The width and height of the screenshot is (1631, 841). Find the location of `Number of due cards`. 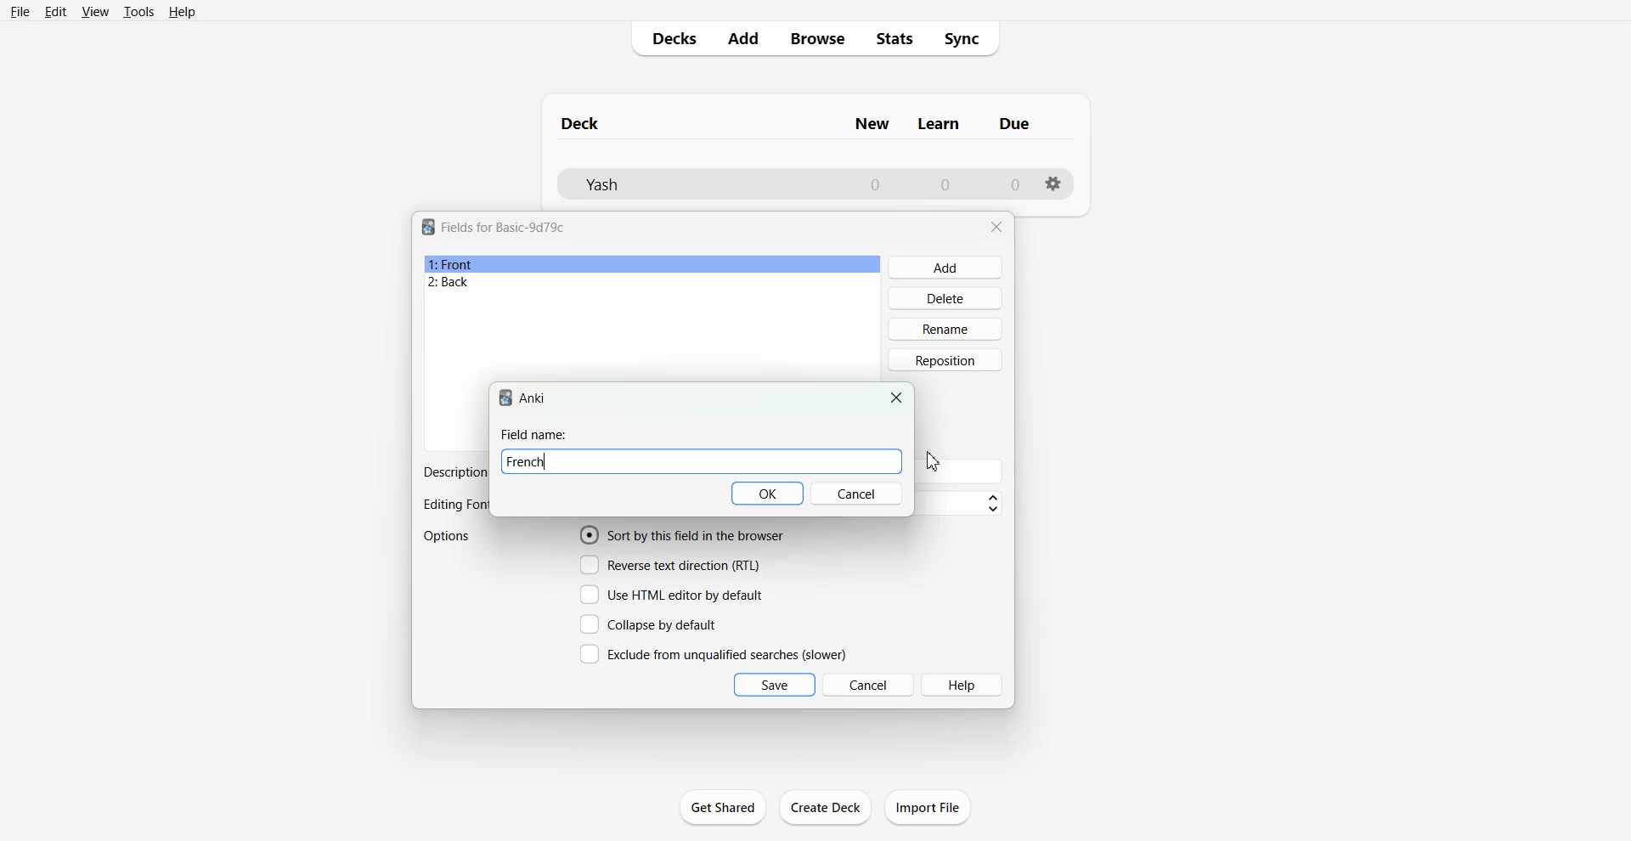

Number of due cards is located at coordinates (1016, 184).